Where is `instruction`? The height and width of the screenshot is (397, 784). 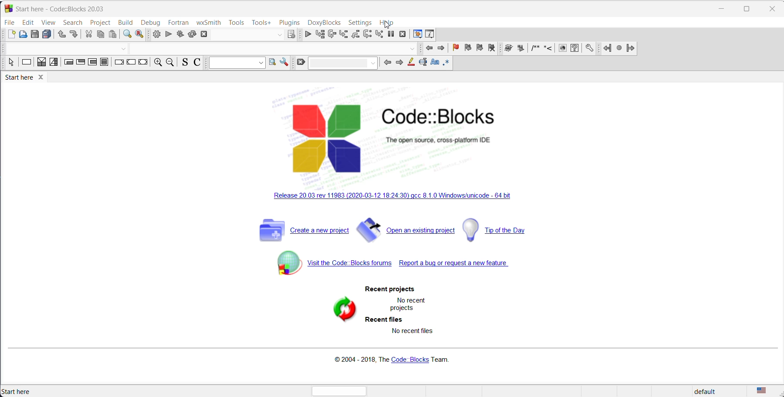
instruction is located at coordinates (26, 63).